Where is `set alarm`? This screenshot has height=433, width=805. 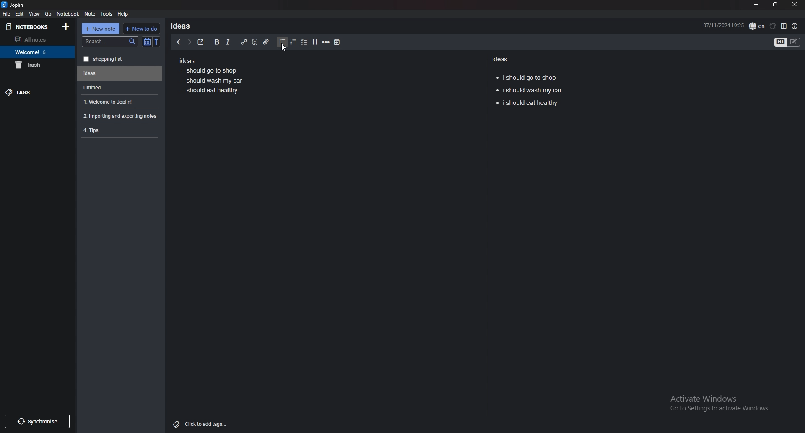 set alarm is located at coordinates (772, 26).